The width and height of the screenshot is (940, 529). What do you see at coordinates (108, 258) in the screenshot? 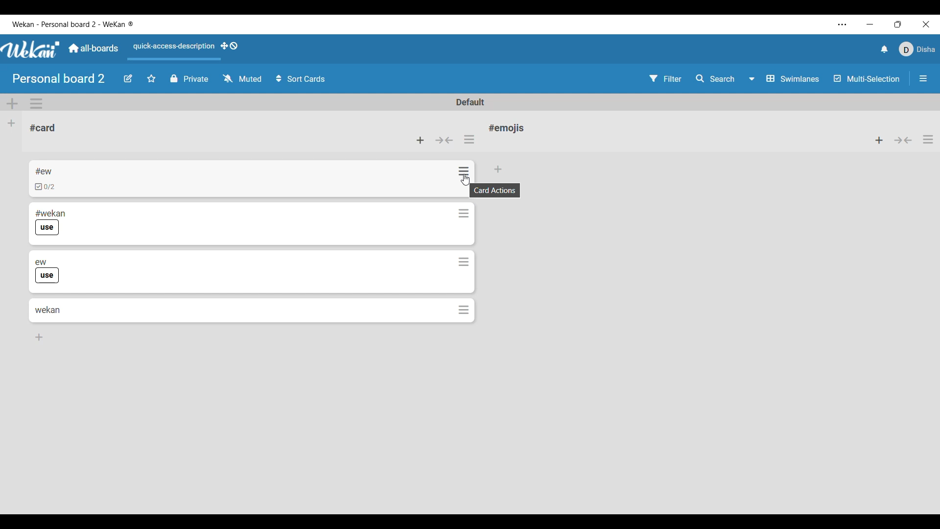
I see `Card 3` at bounding box center [108, 258].